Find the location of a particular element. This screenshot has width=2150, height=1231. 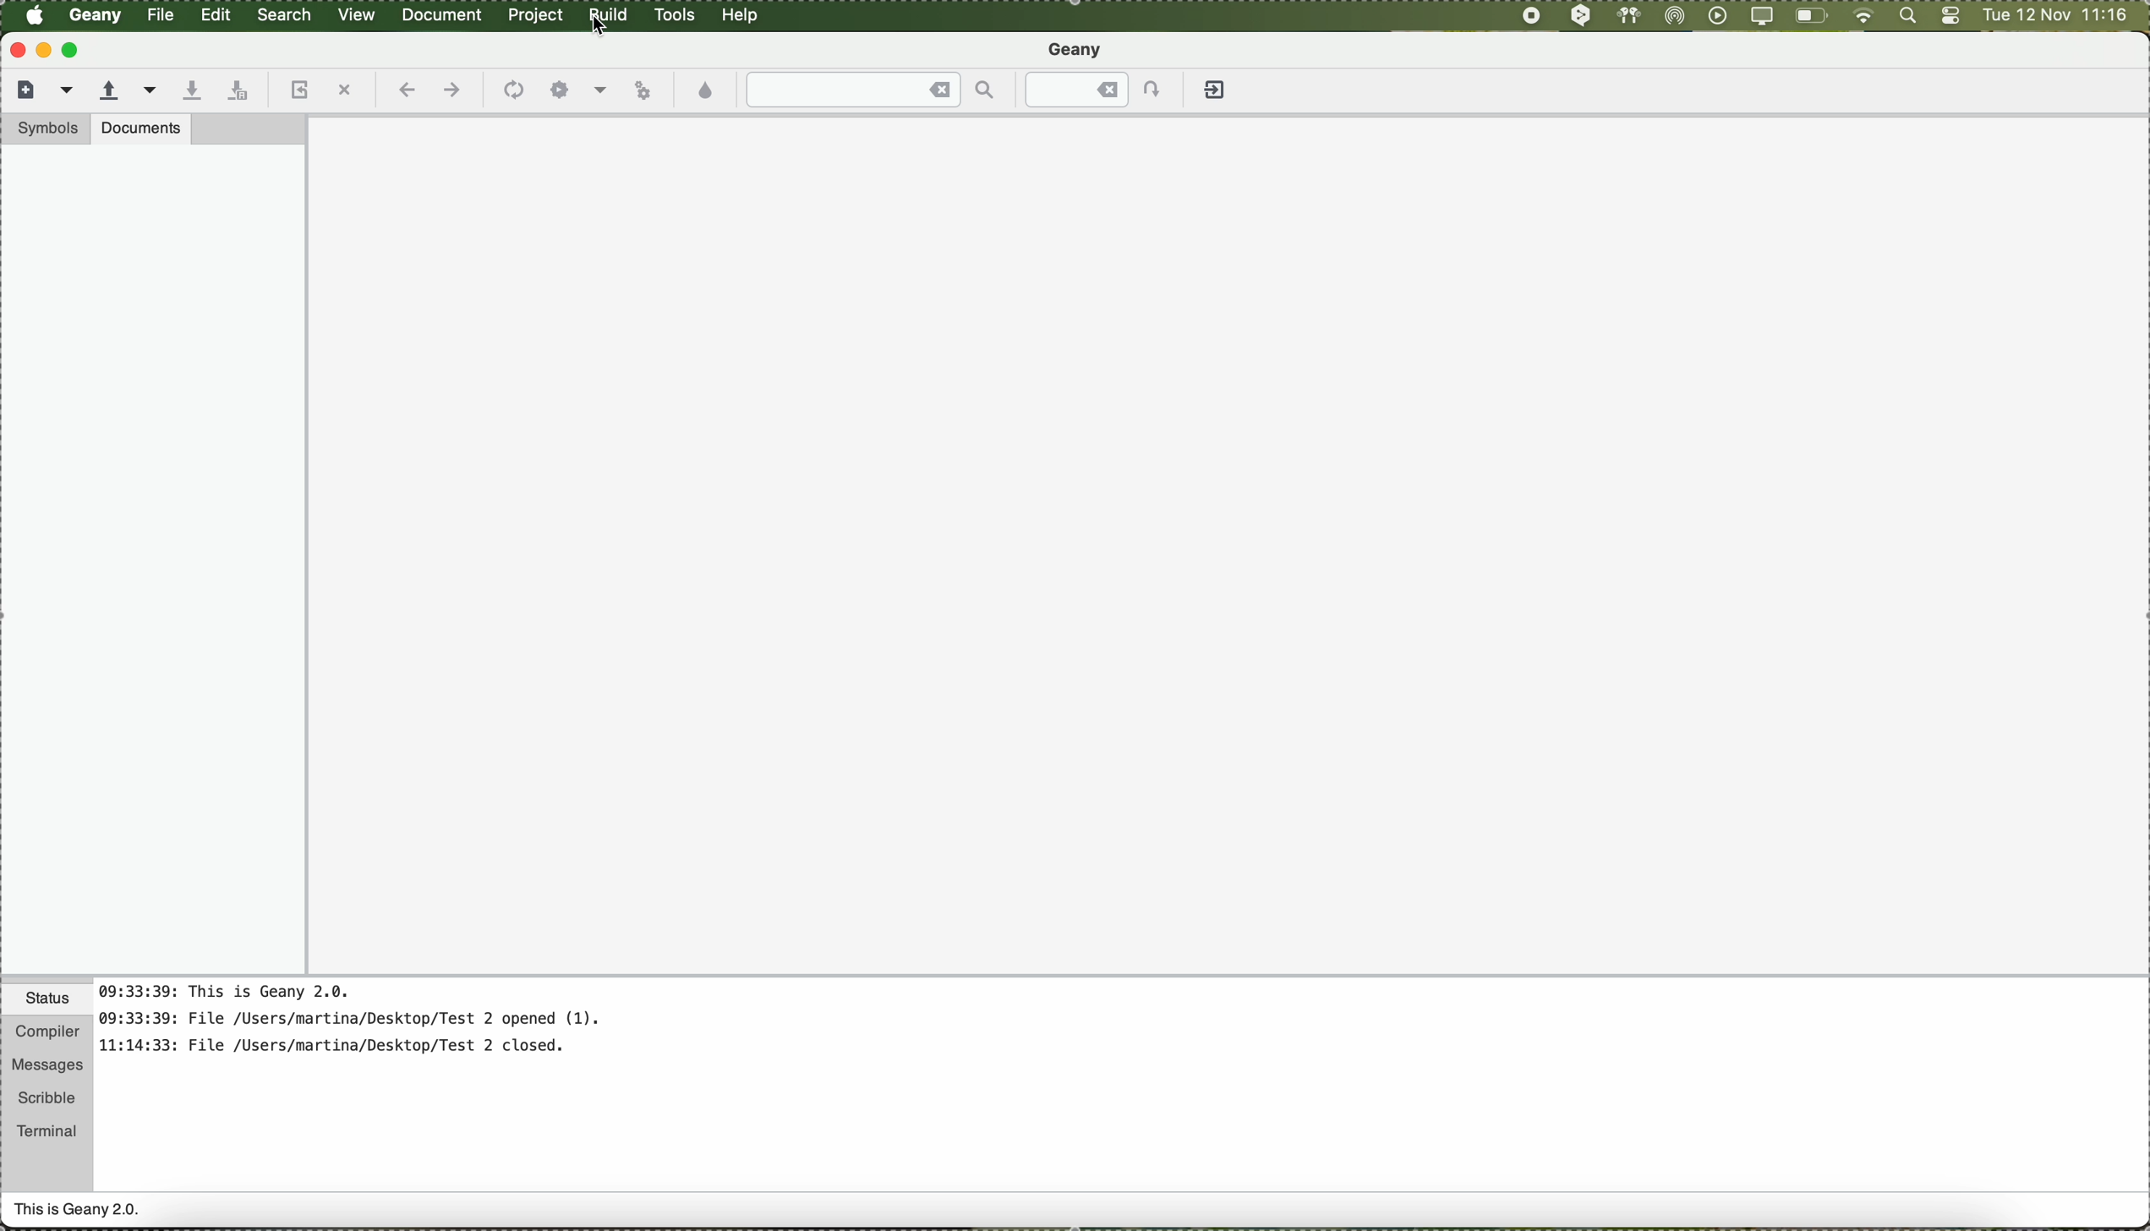

spotlight search is located at coordinates (1904, 17).